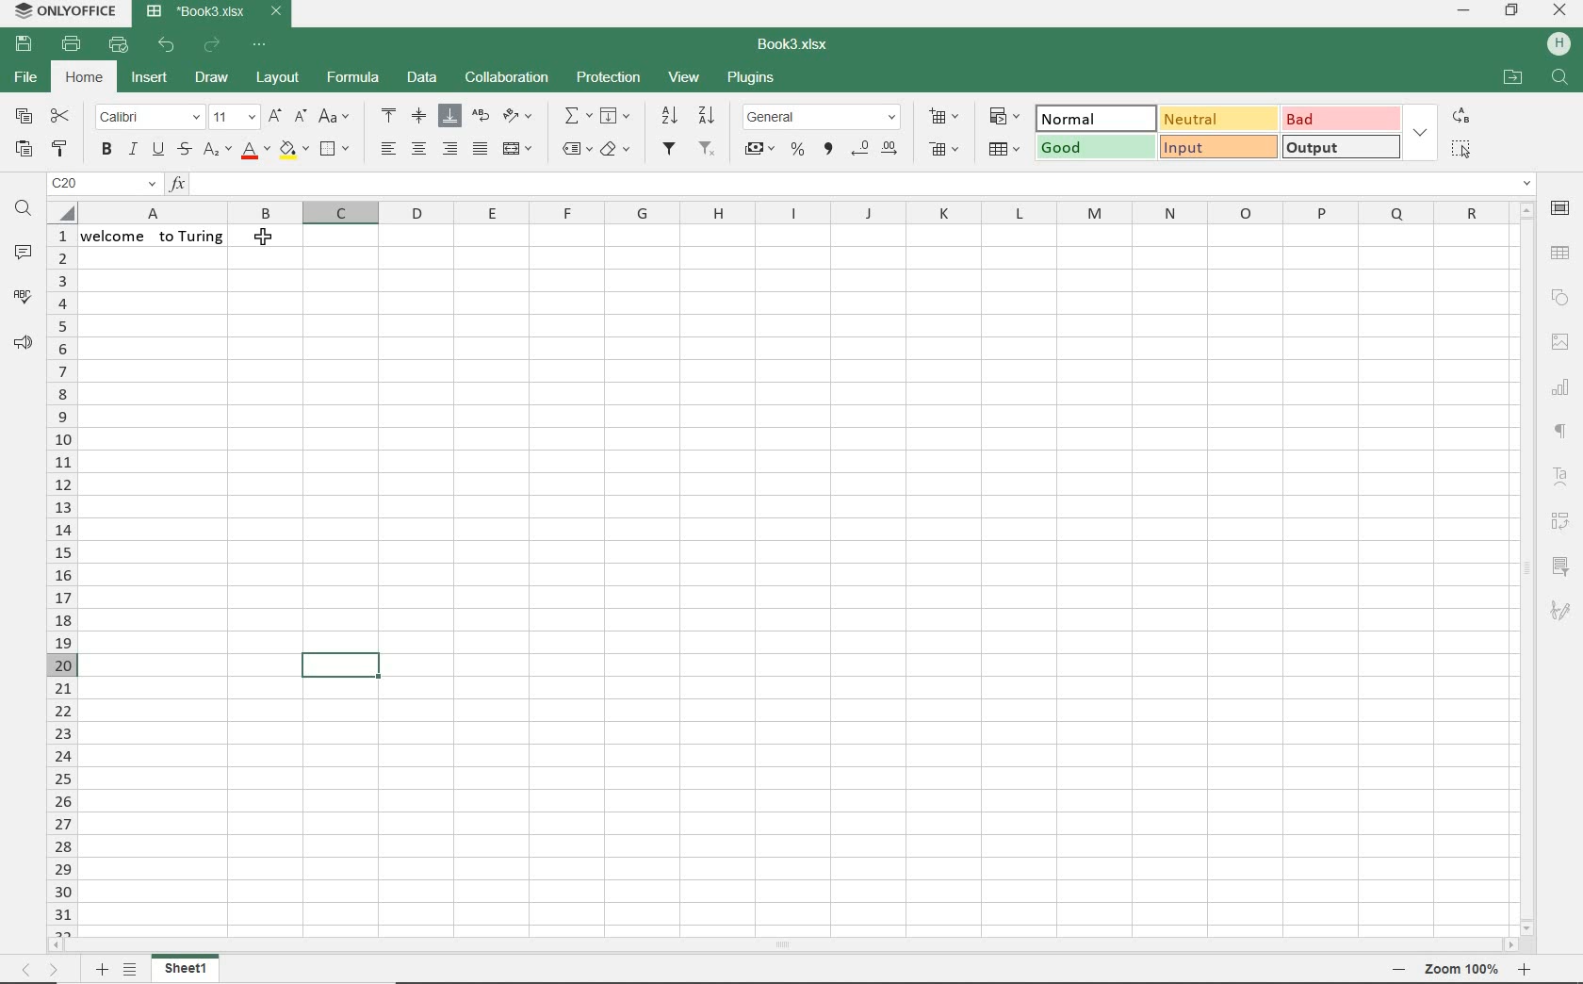 This screenshot has height=984, width=1583. Describe the element at coordinates (618, 151) in the screenshot. I see `clear` at that location.